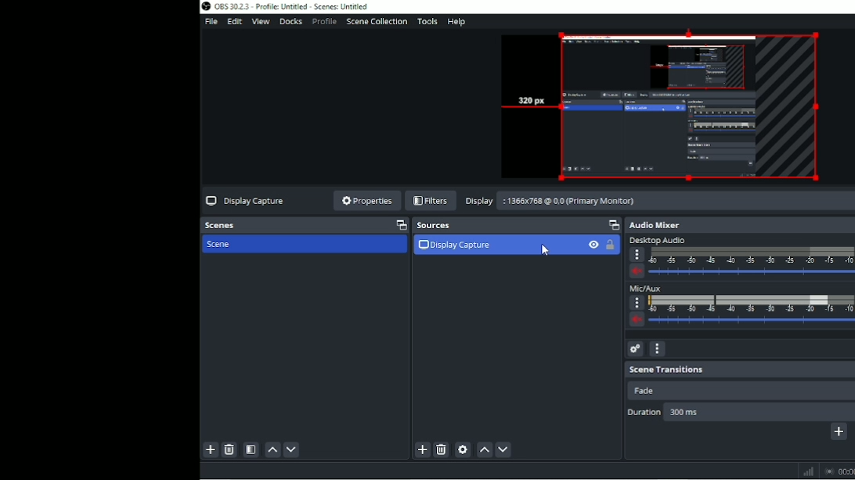  Describe the element at coordinates (431, 201) in the screenshot. I see `Filters` at that location.